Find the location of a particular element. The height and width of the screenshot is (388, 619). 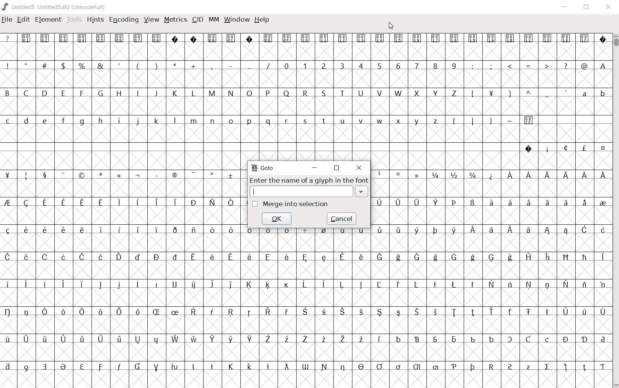

Symbol is located at coordinates (27, 312).